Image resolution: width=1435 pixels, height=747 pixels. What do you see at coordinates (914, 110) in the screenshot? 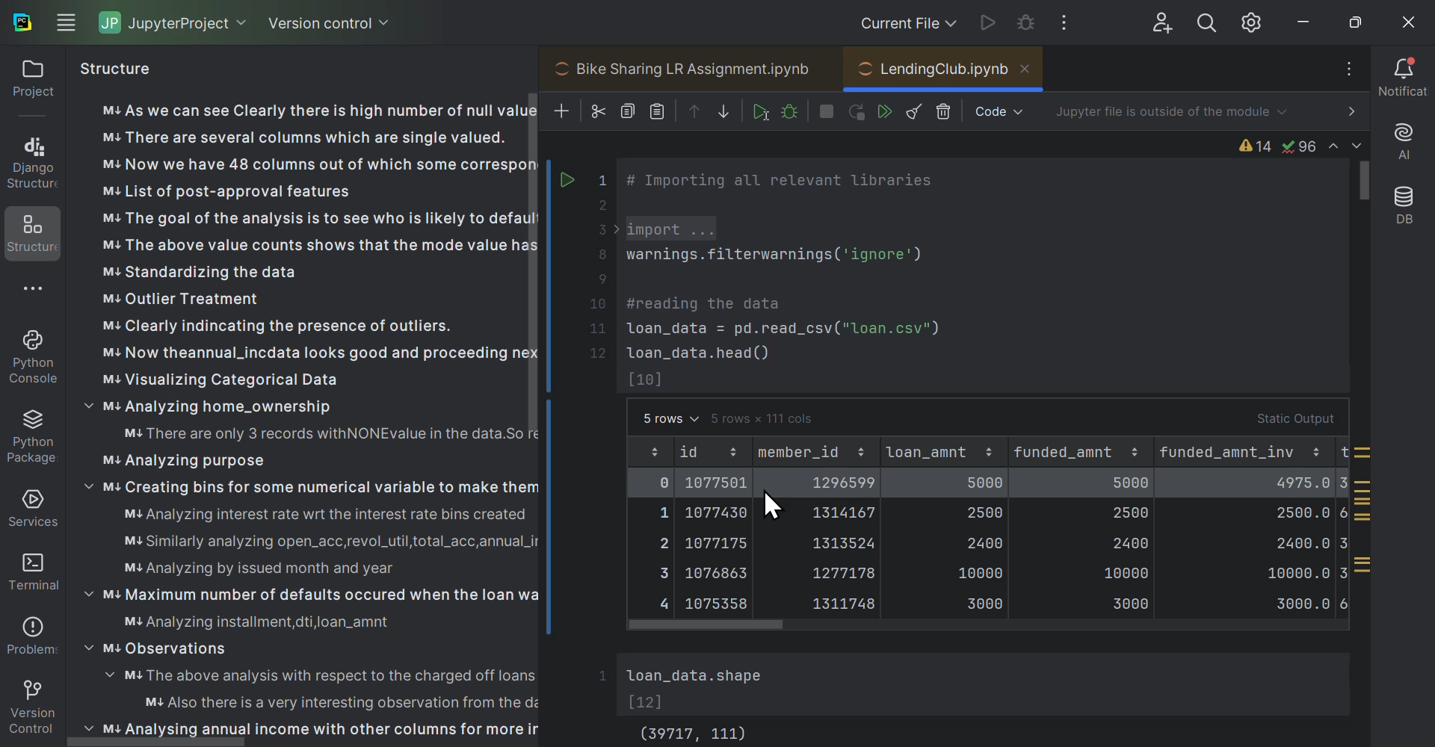
I see `Clear all outputs` at bounding box center [914, 110].